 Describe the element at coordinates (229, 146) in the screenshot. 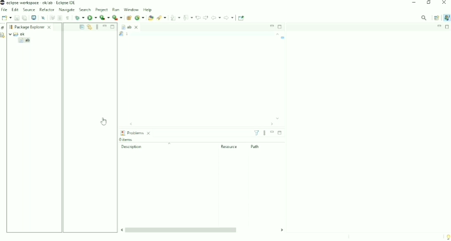

I see `Resource` at that location.